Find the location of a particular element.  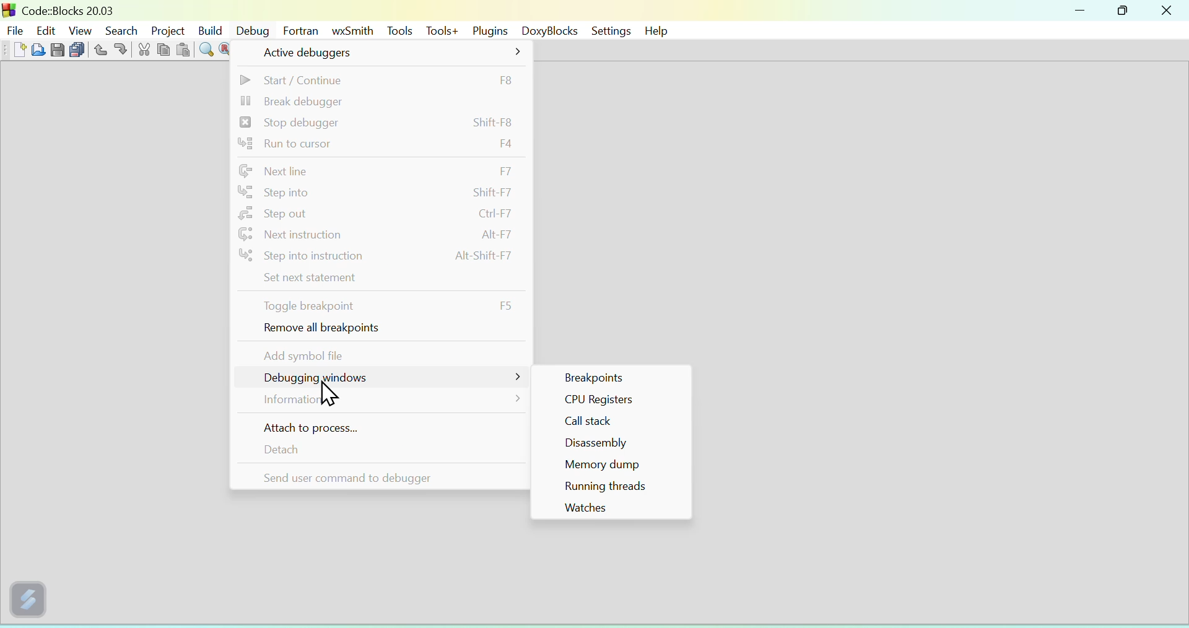

break debugger is located at coordinates (377, 100).